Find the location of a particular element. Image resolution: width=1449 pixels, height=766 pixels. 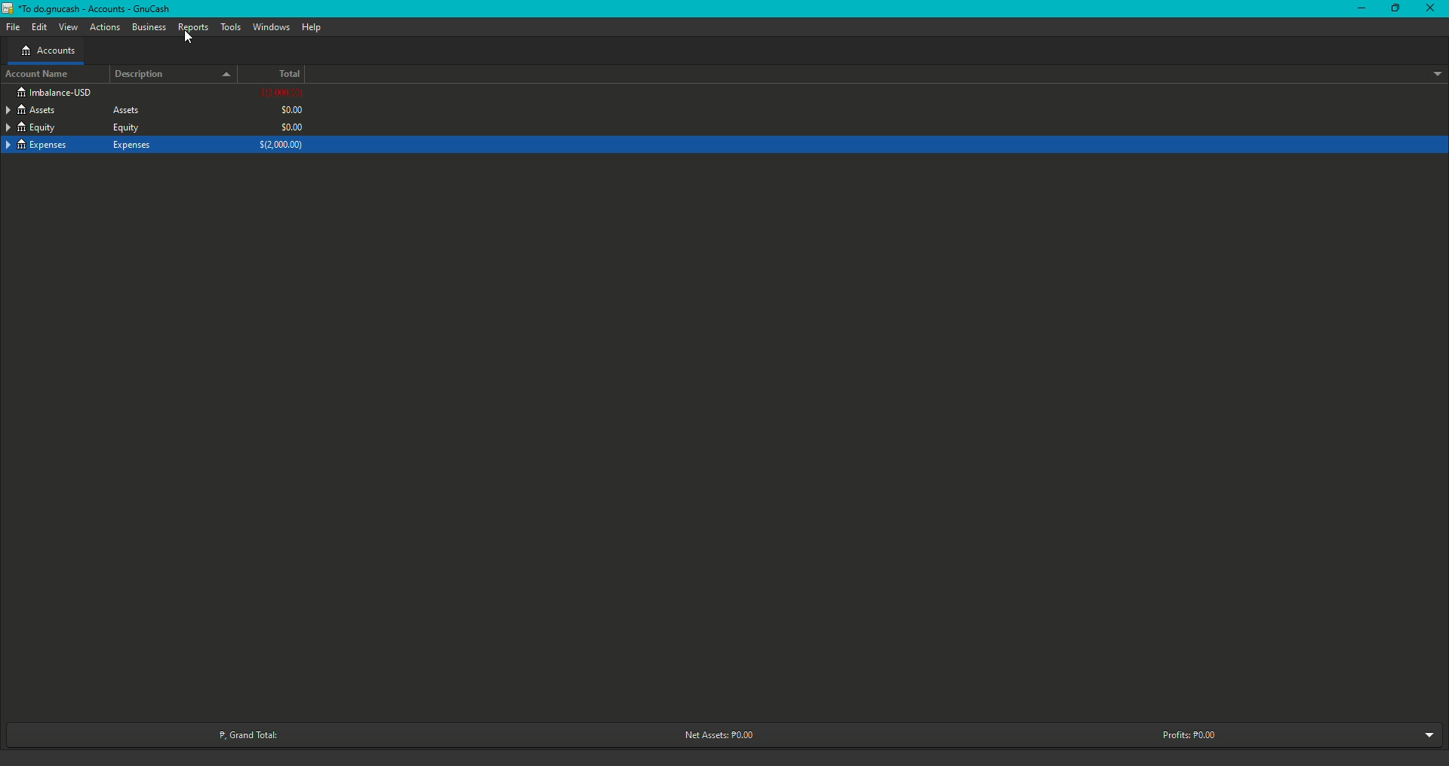

Expenses is located at coordinates (85, 143).